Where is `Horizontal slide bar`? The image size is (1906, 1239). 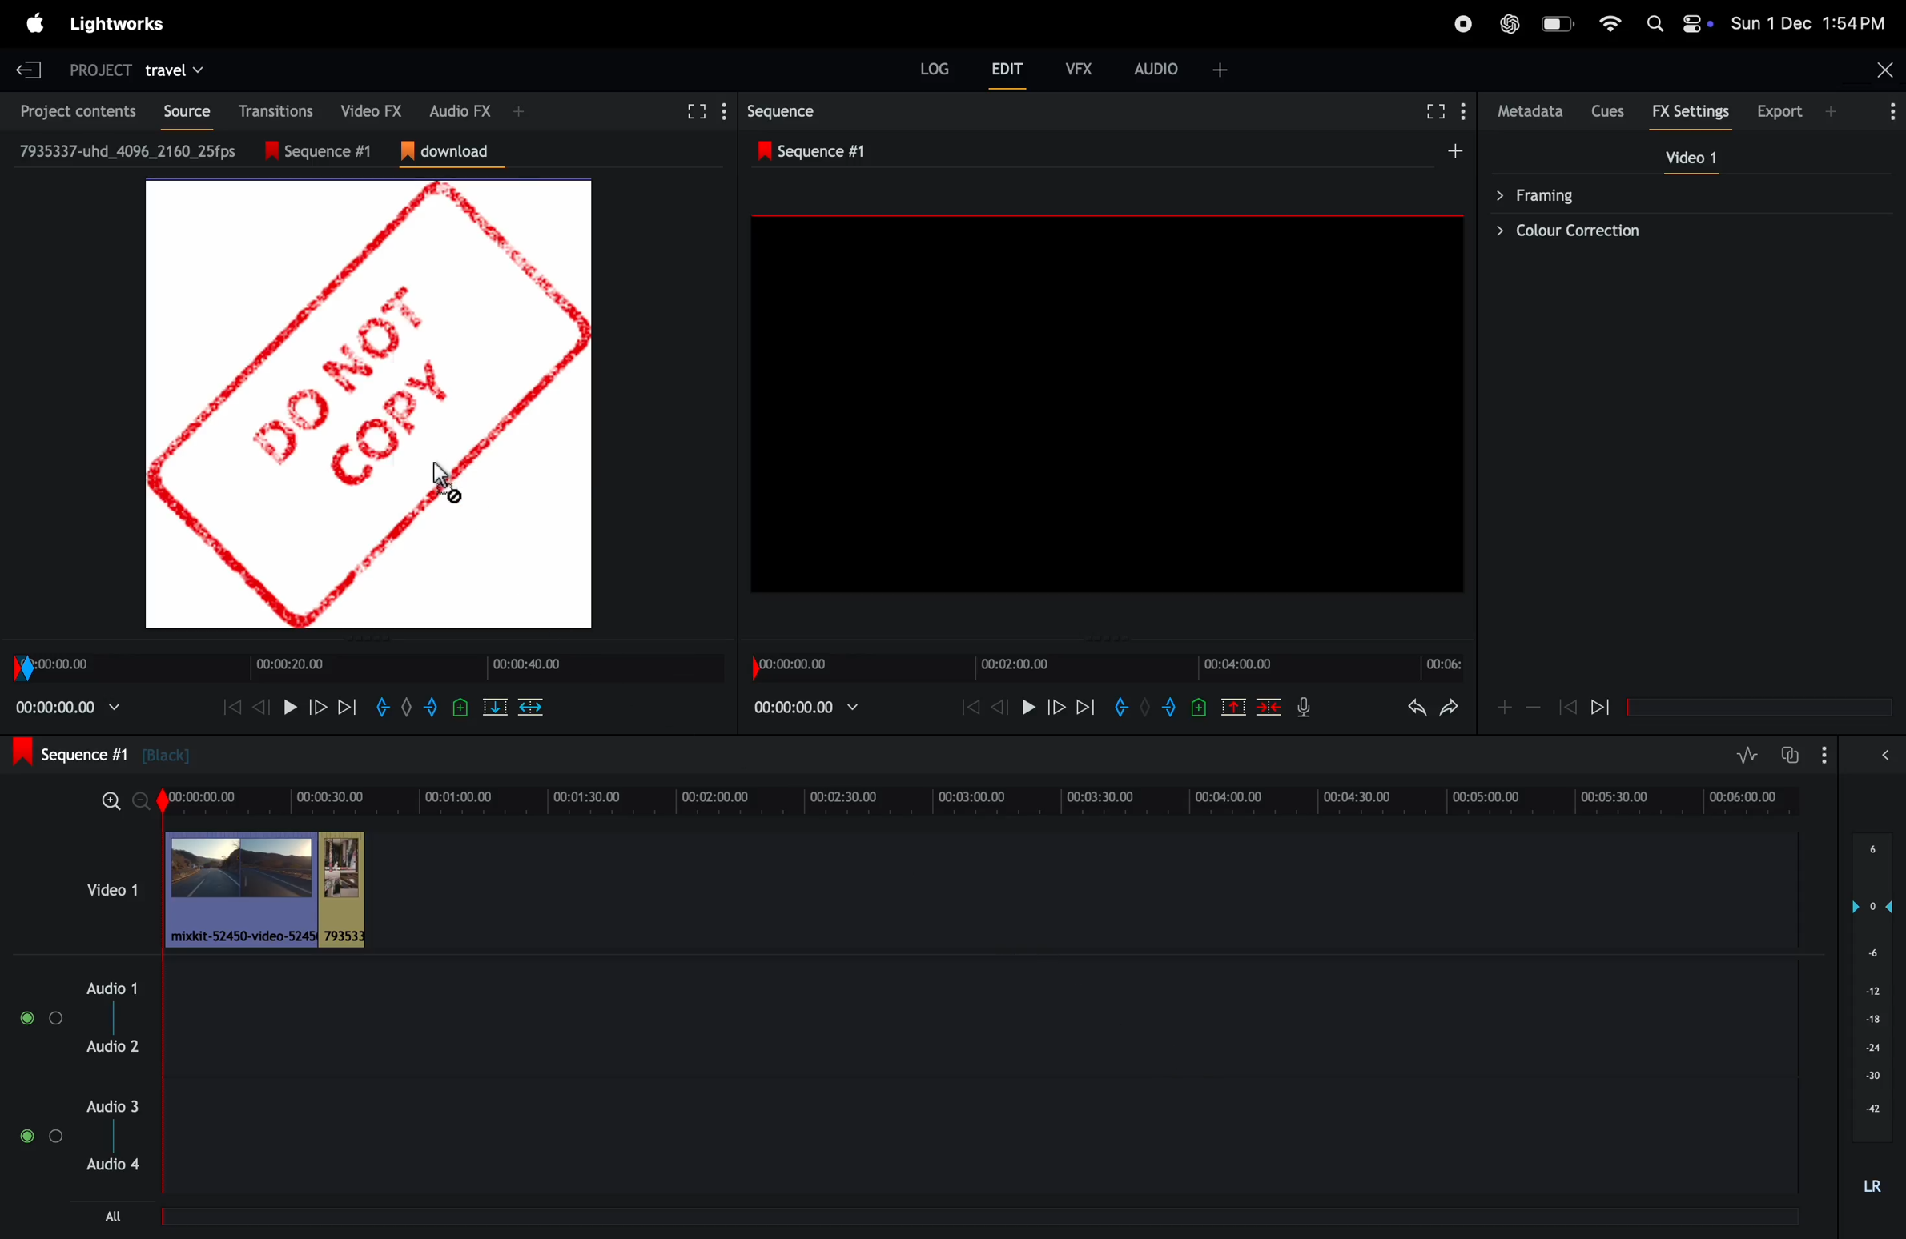
Horizontal slide bar is located at coordinates (1759, 708).